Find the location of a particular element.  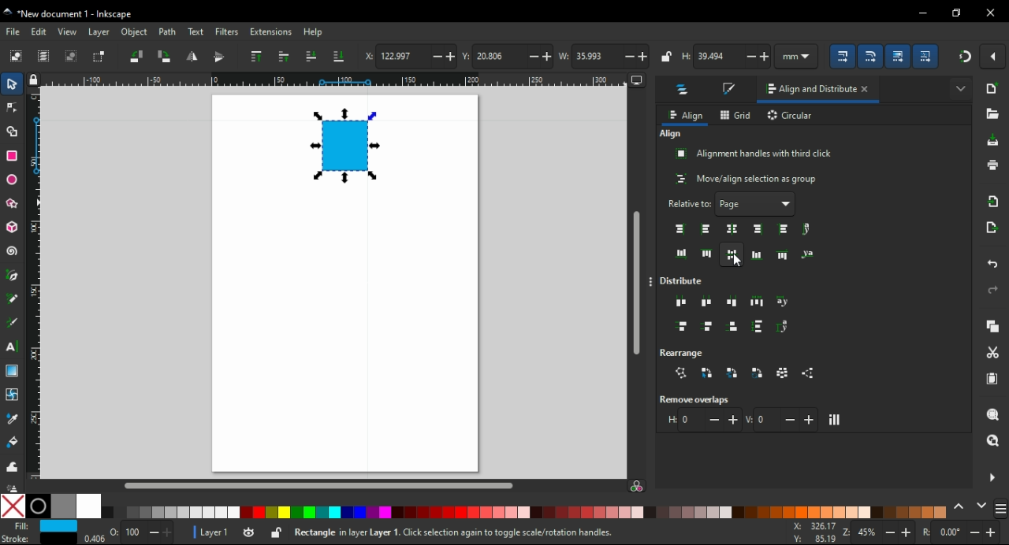

redo is located at coordinates (993, 290).